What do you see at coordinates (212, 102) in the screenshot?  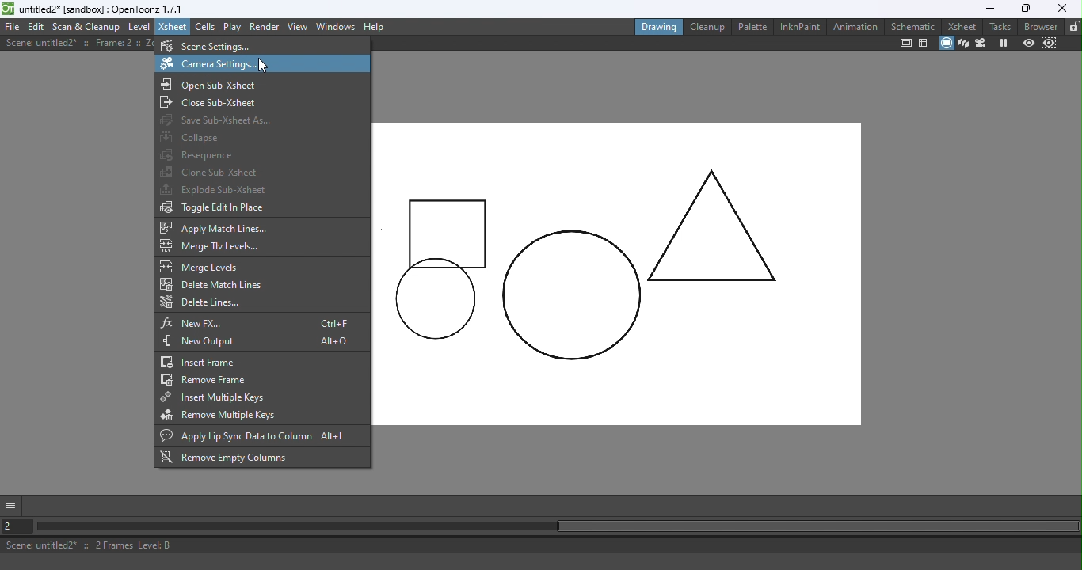 I see `Close sub-sheet` at bounding box center [212, 102].